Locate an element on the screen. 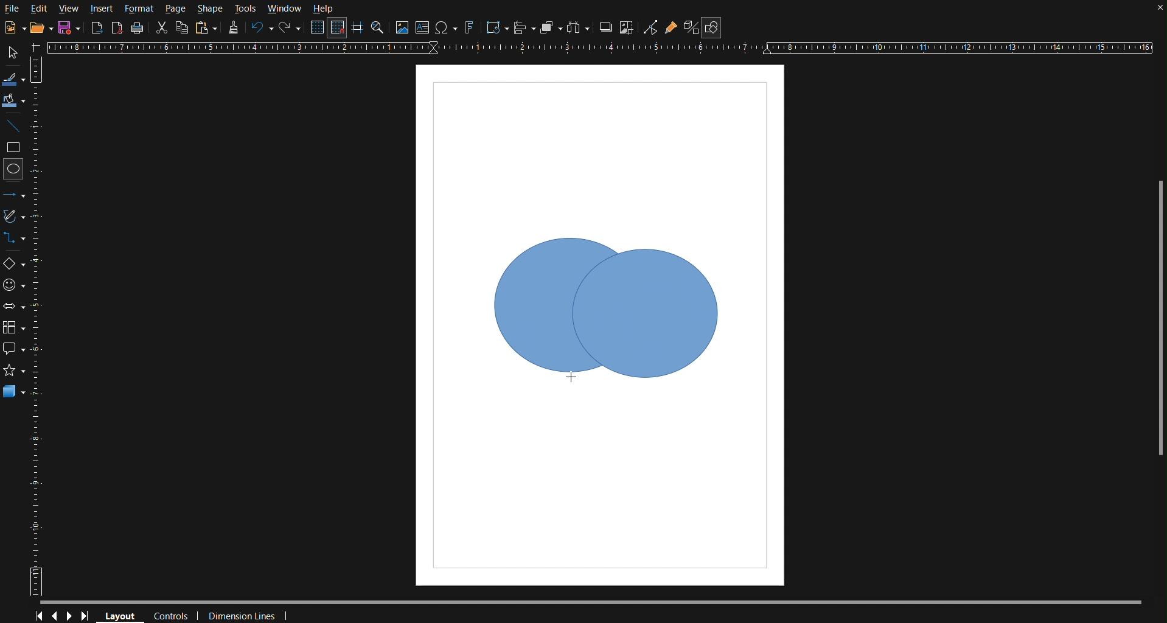 The image size is (1167, 623). Guidelines while moving is located at coordinates (358, 30).